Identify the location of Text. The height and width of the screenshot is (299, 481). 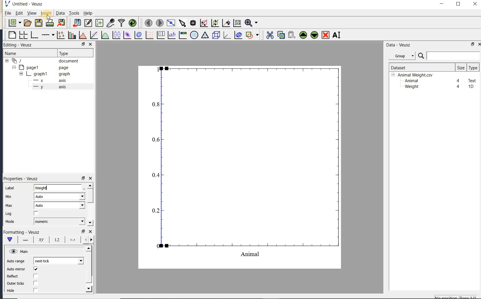
(472, 80).